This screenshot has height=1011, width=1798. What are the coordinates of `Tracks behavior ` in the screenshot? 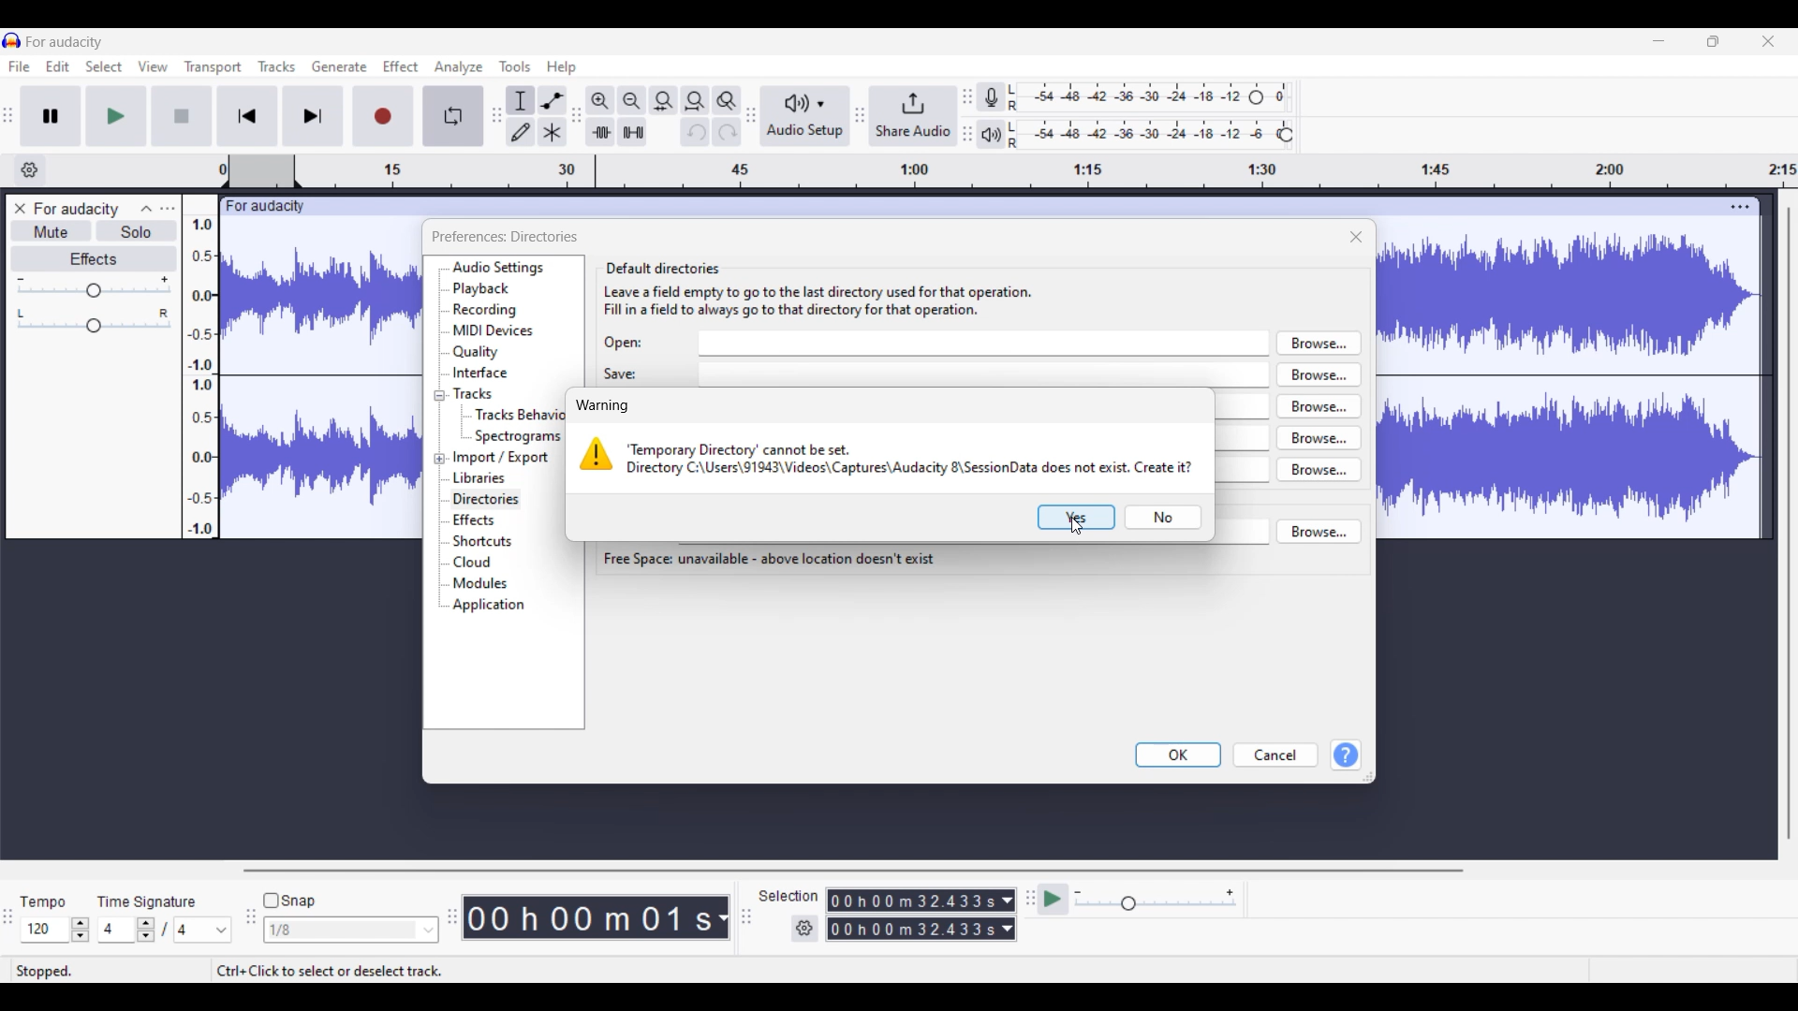 It's located at (520, 414).